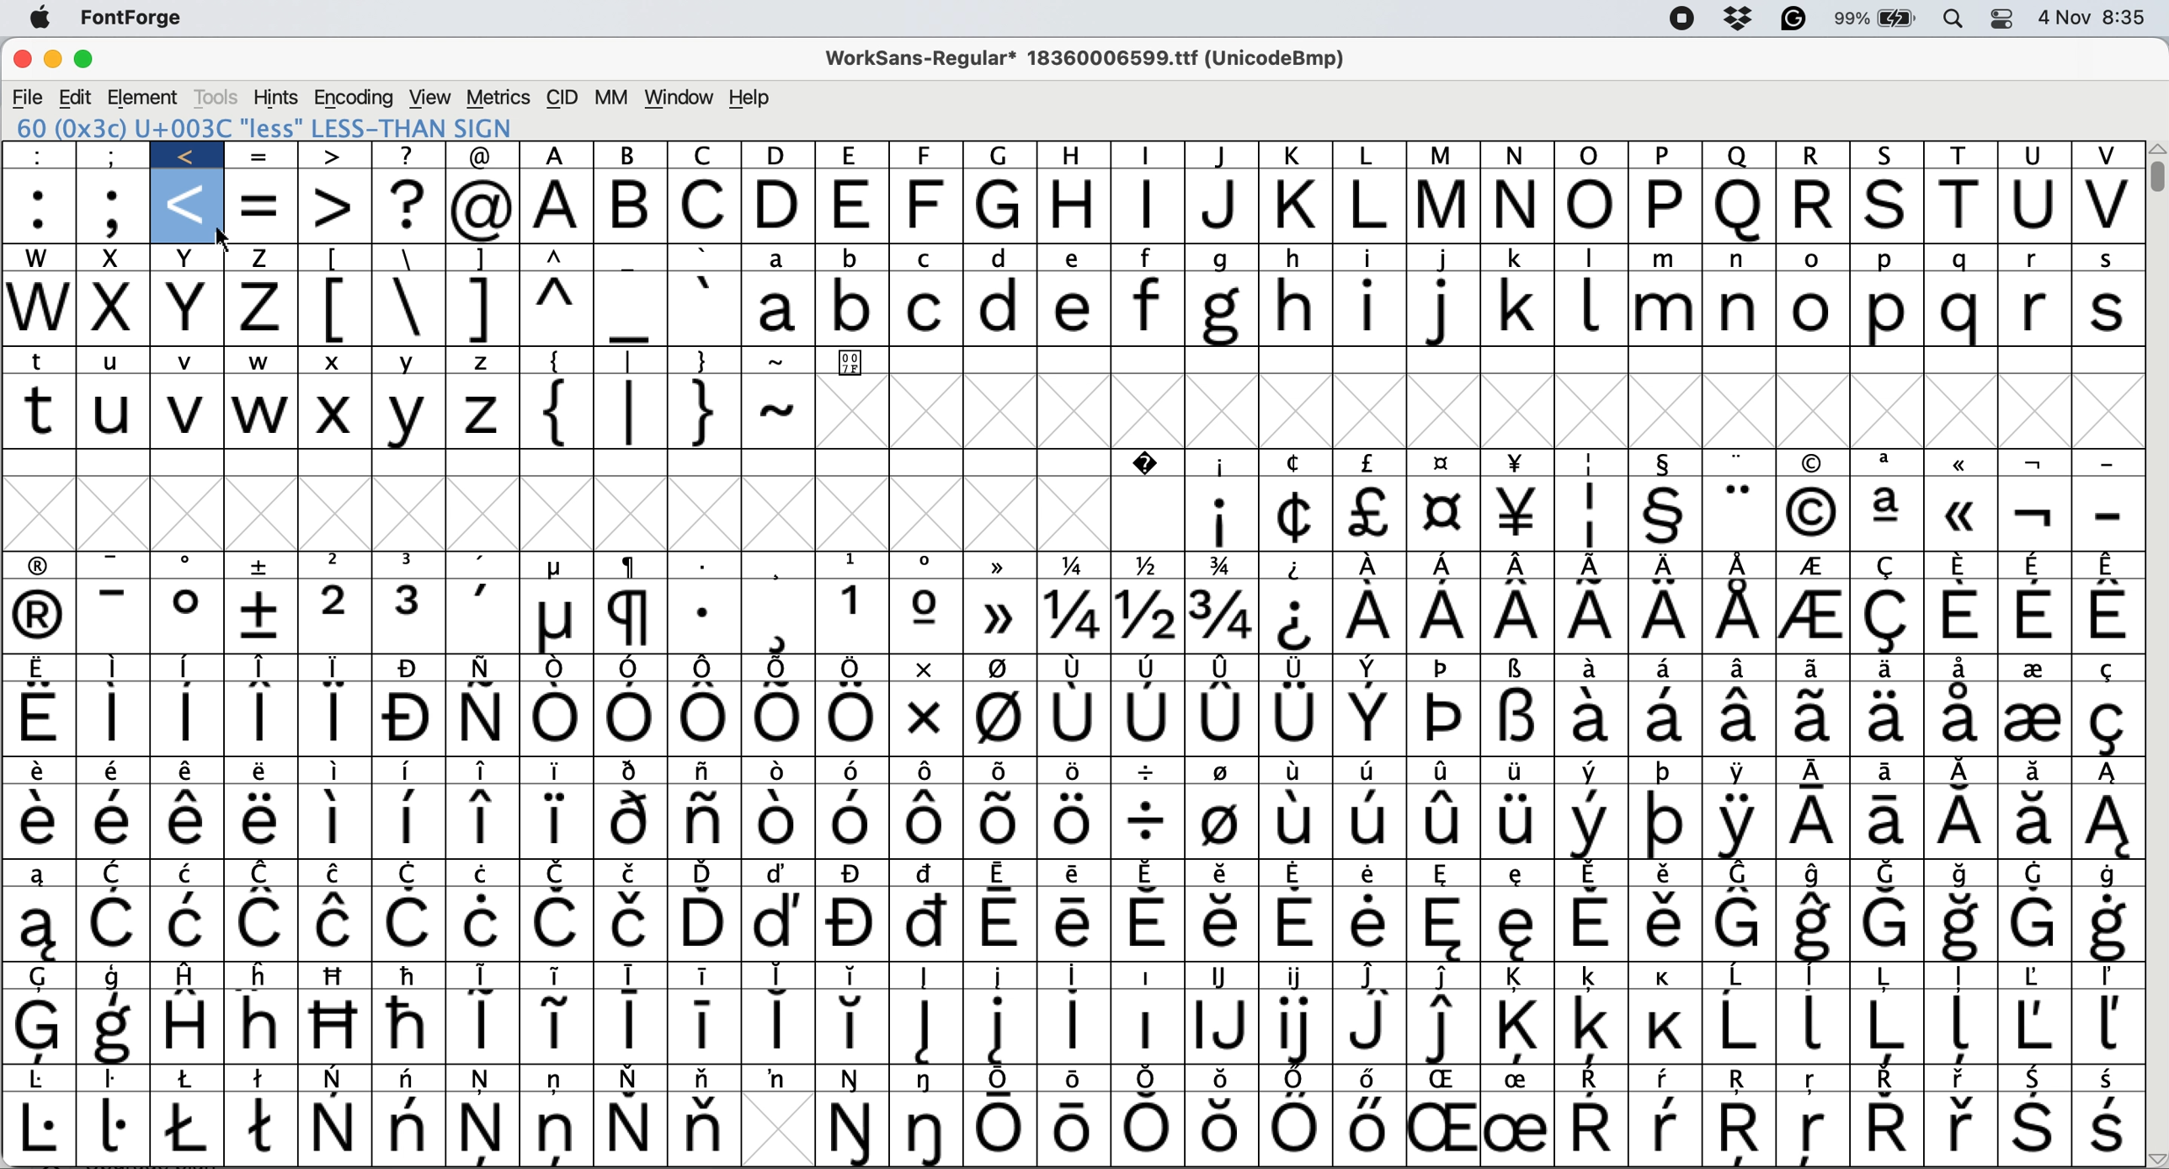 The height and width of the screenshot is (1169, 2169). Describe the element at coordinates (120, 975) in the screenshot. I see `Symbol` at that location.